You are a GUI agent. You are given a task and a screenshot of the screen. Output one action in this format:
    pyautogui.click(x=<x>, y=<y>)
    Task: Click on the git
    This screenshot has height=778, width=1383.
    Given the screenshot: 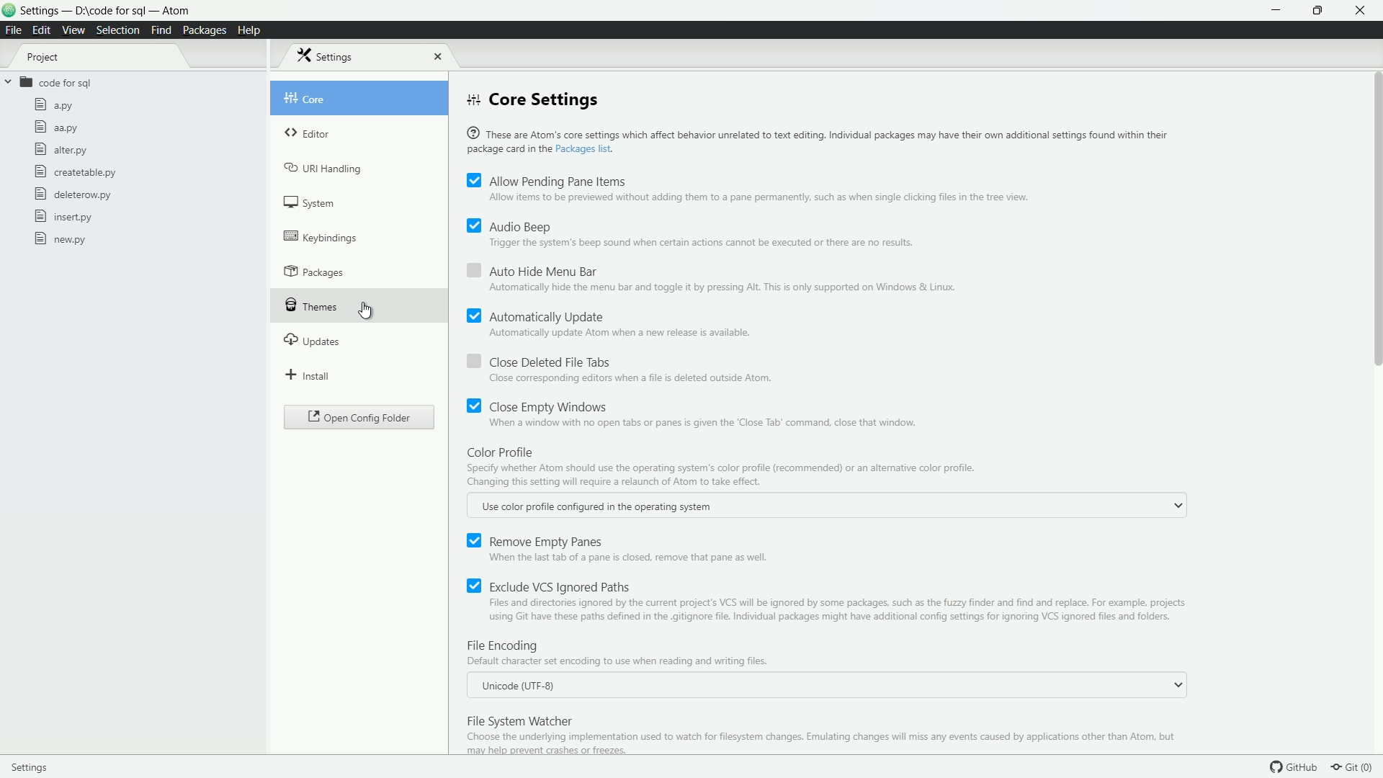 What is the action you would take?
    pyautogui.click(x=1357, y=766)
    